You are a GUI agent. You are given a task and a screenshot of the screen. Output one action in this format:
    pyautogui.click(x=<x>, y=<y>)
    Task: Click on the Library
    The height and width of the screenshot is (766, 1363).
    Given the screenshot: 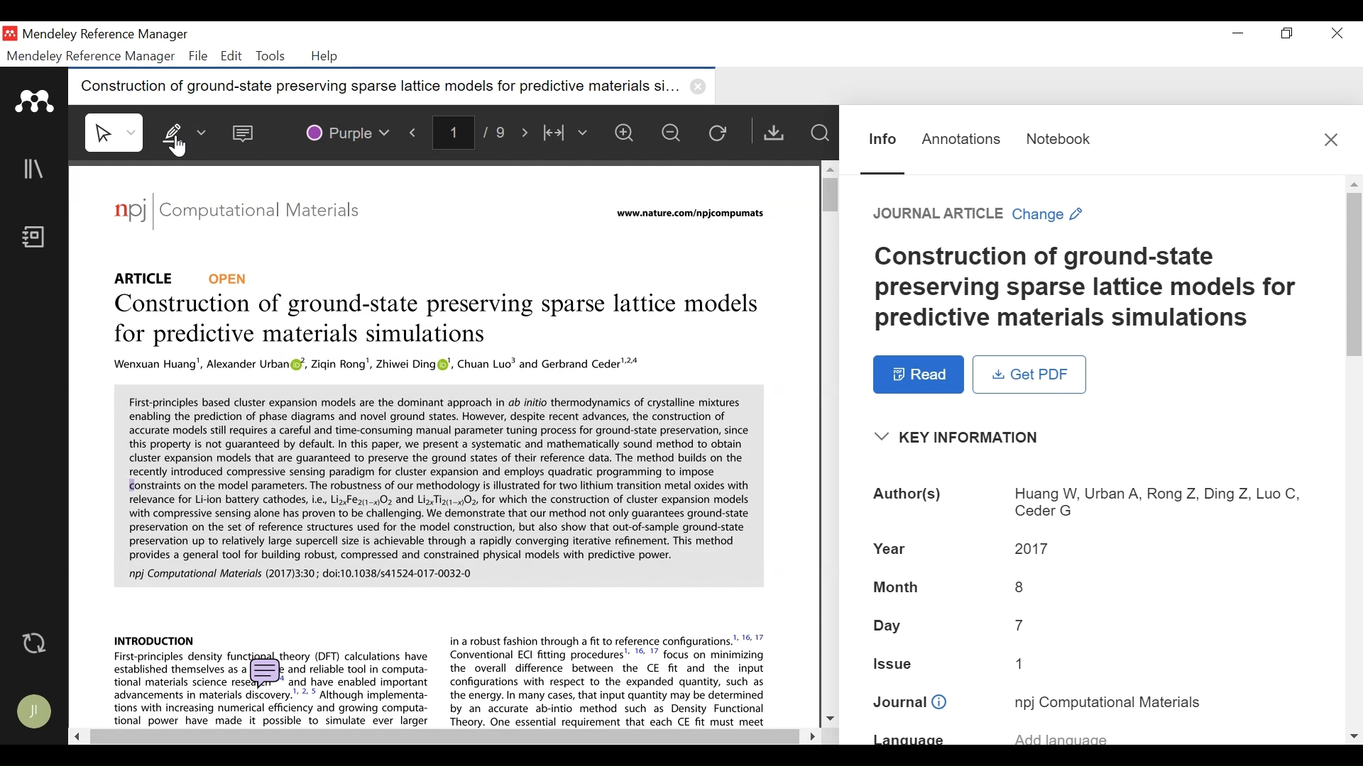 What is the action you would take?
    pyautogui.click(x=35, y=169)
    